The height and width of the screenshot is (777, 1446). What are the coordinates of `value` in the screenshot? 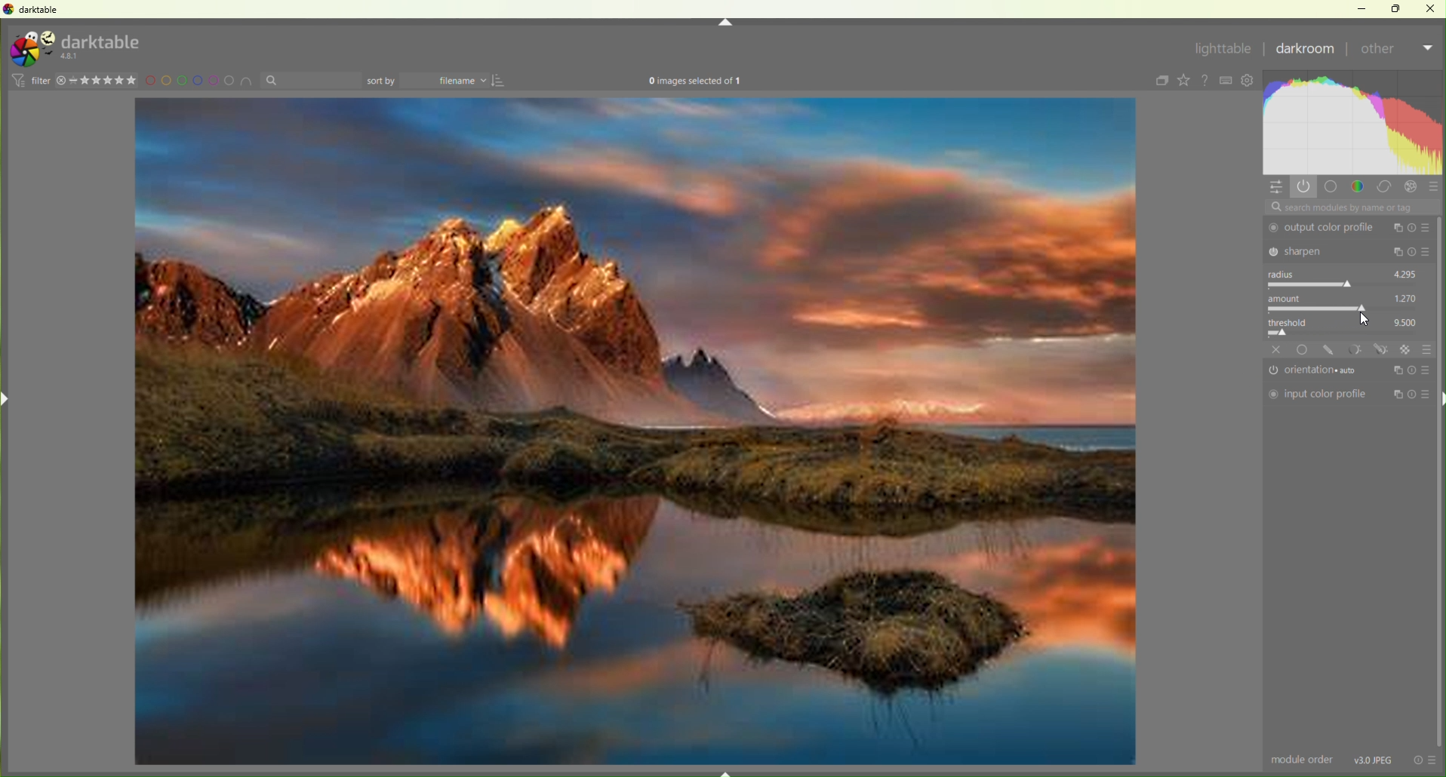 It's located at (1406, 272).